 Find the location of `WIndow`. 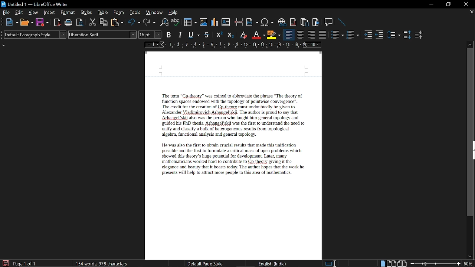

WIndow is located at coordinates (154, 13).